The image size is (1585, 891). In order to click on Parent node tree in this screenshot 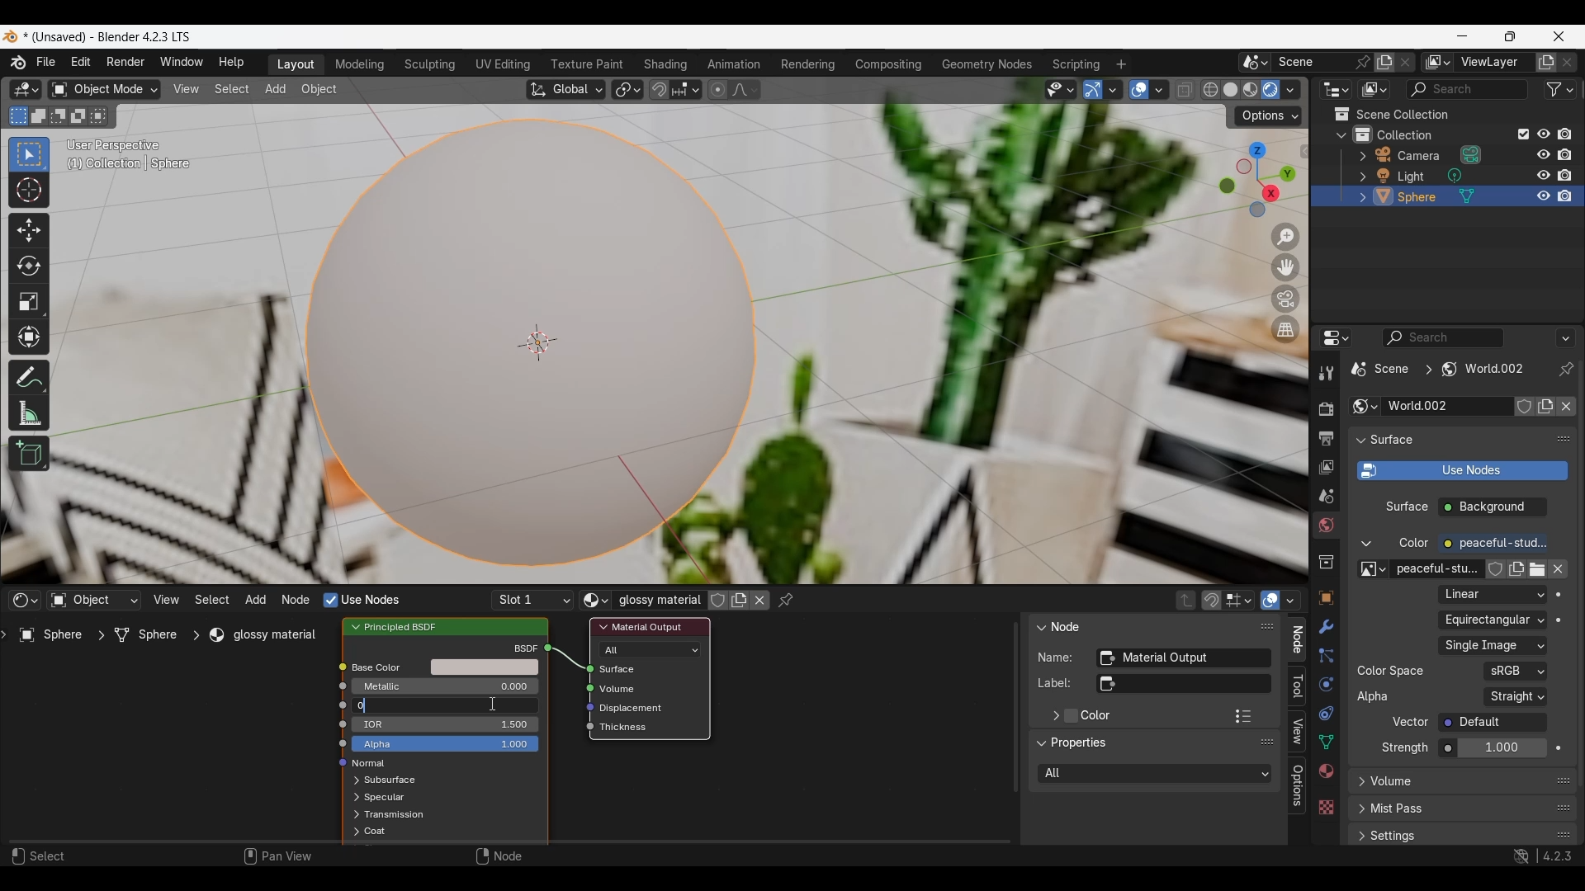, I will do `click(1186, 600)`.